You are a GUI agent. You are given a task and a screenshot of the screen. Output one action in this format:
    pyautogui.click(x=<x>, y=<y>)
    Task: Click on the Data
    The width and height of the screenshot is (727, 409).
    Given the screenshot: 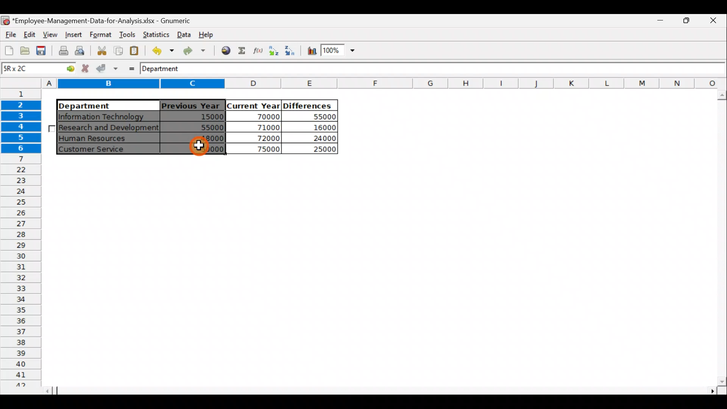 What is the action you would take?
    pyautogui.click(x=184, y=34)
    